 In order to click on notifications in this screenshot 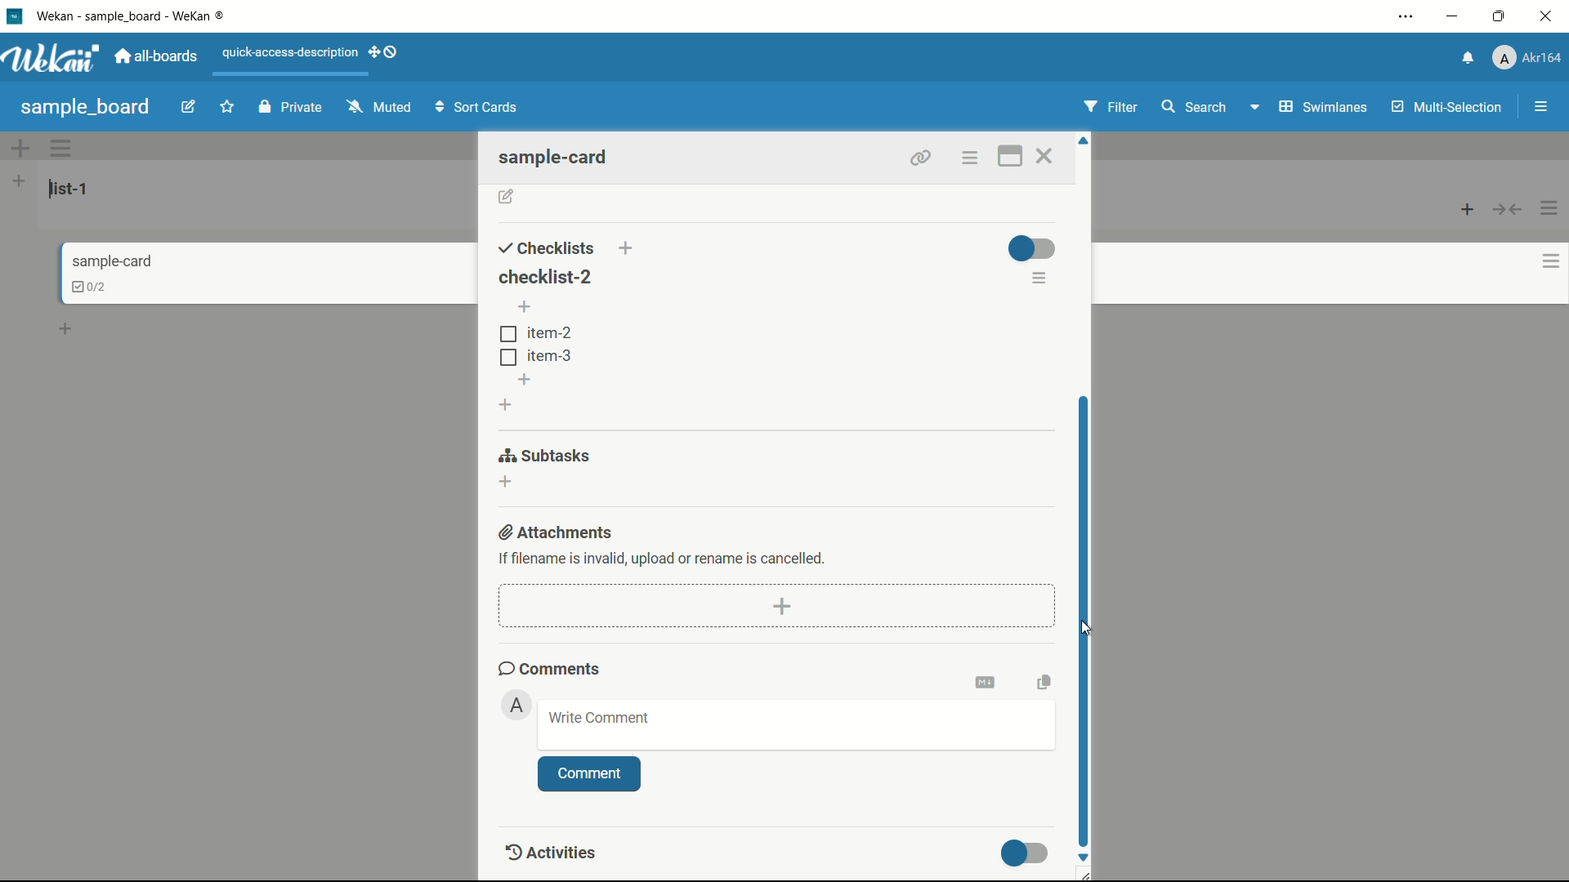, I will do `click(1469, 56)`.